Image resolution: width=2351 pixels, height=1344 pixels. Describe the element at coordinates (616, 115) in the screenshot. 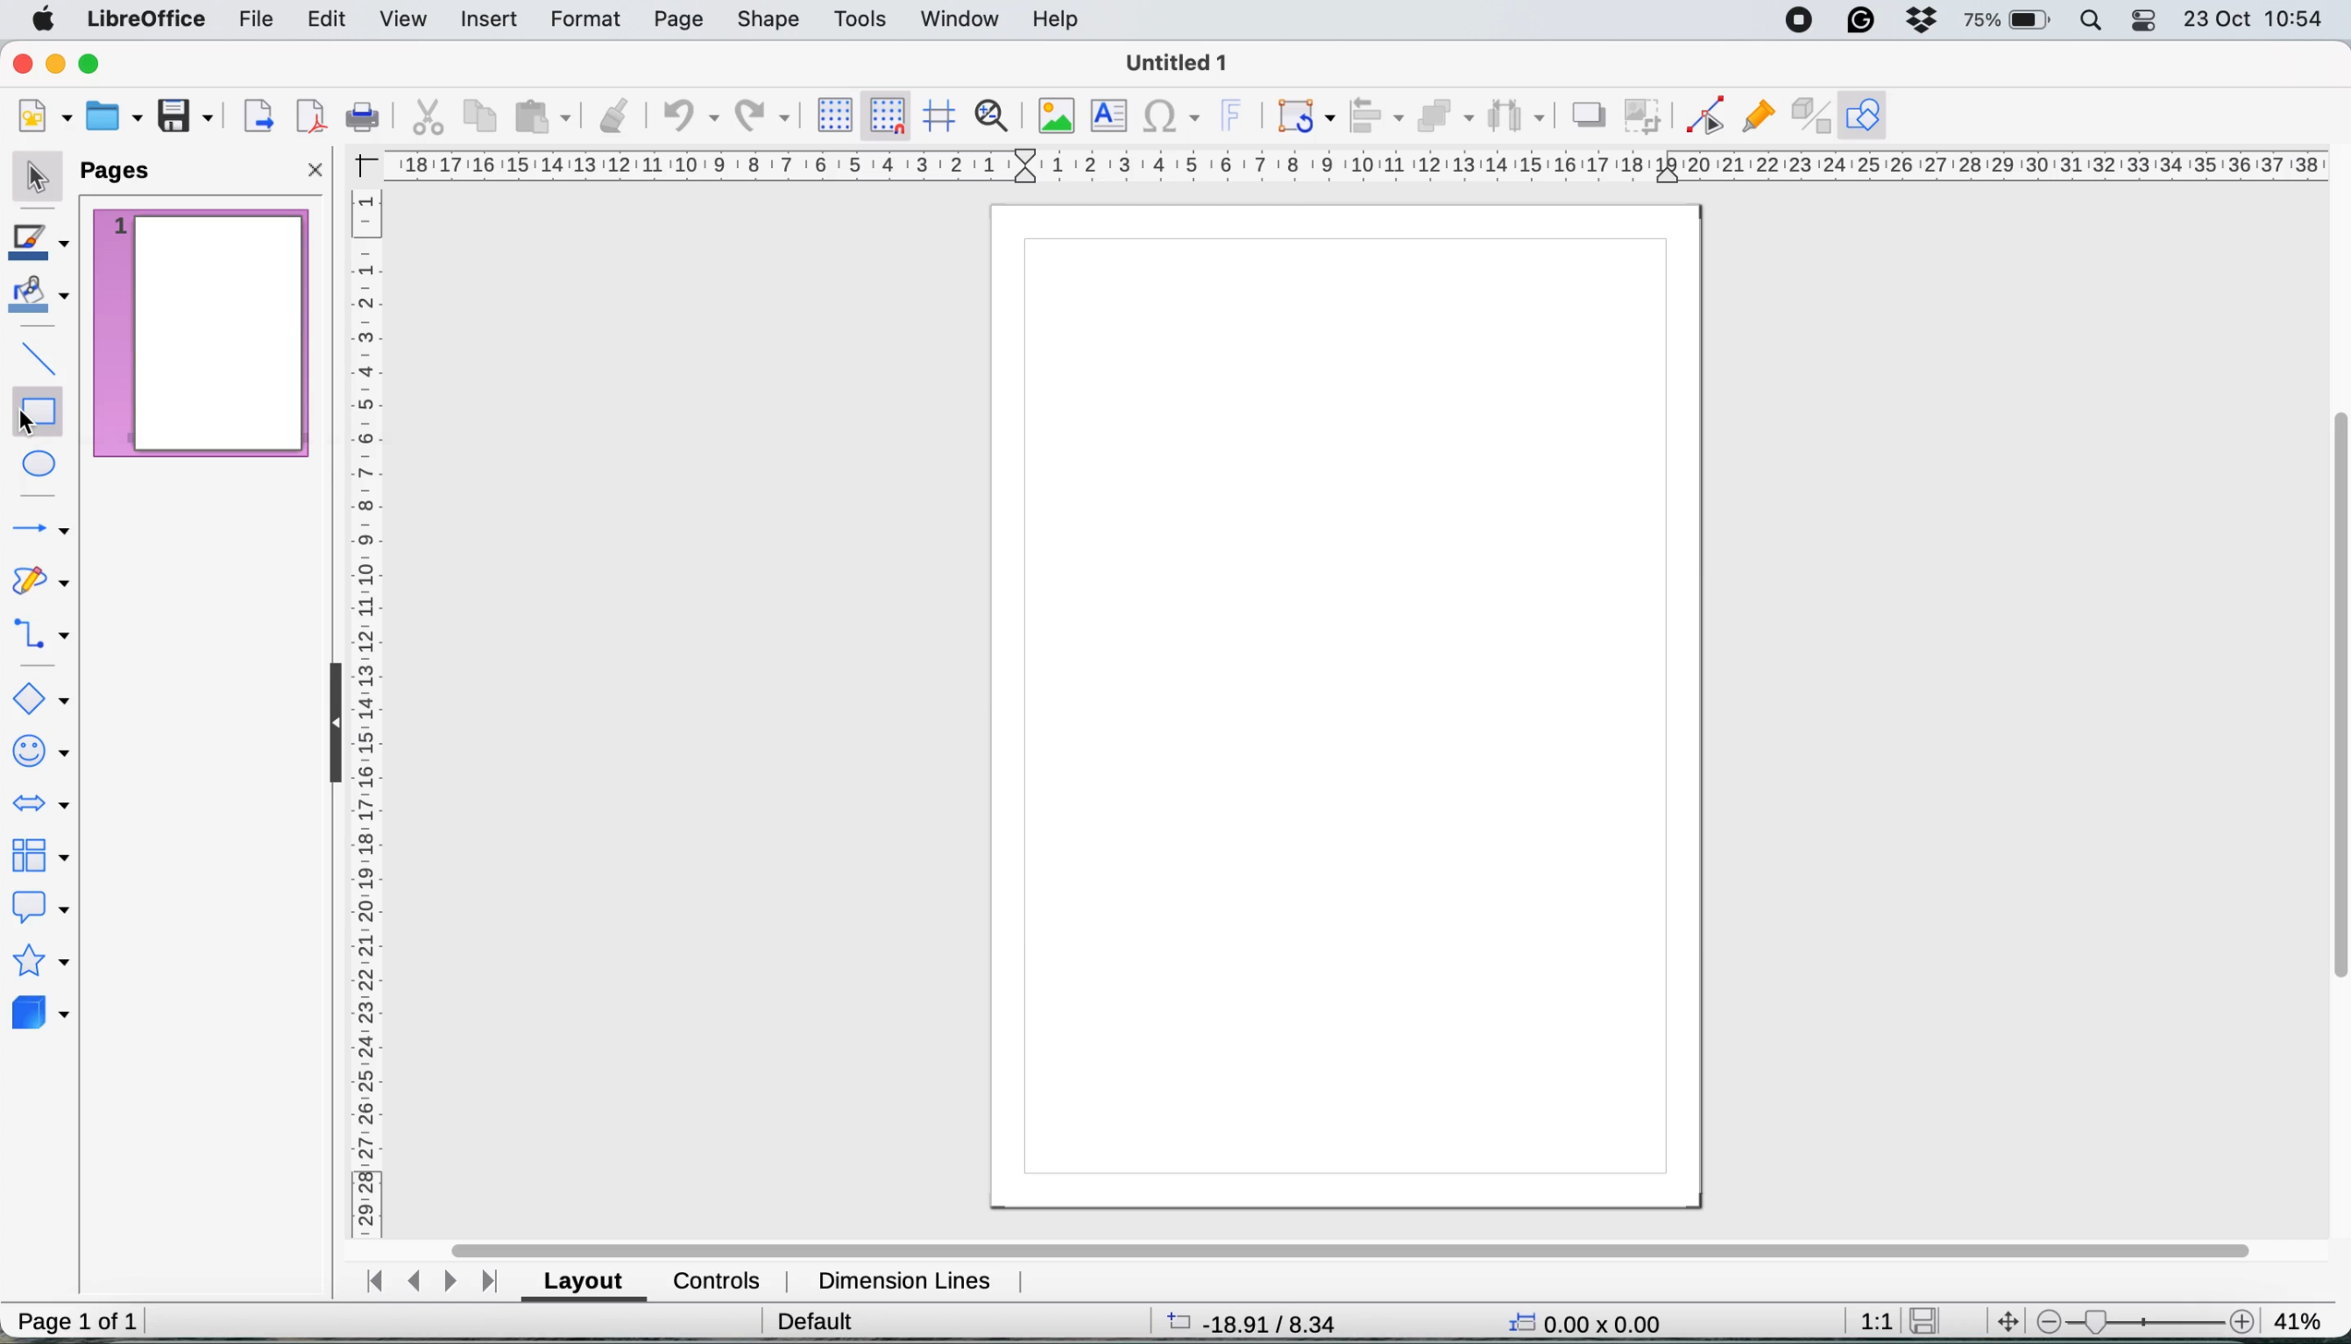

I see `clone formatting` at that location.